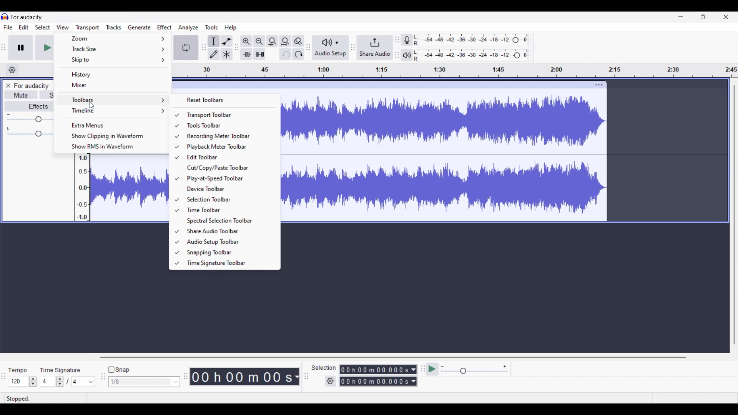 This screenshot has height=415, width=738. Describe the element at coordinates (21, 95) in the screenshot. I see `Mute` at that location.